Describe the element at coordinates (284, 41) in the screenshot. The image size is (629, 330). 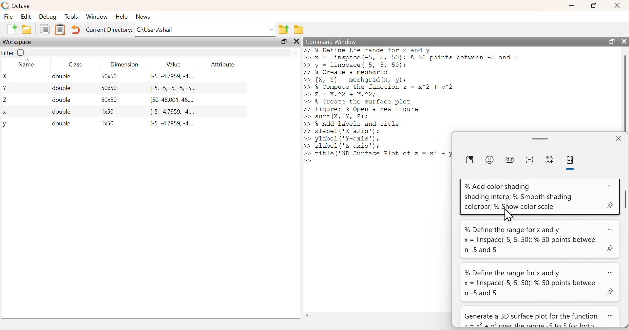
I see `maximize` at that location.